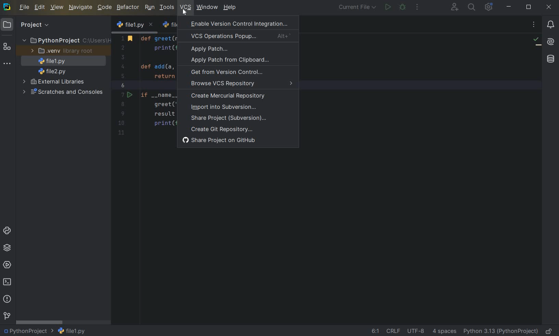  What do you see at coordinates (417, 8) in the screenshot?
I see `more actions` at bounding box center [417, 8].